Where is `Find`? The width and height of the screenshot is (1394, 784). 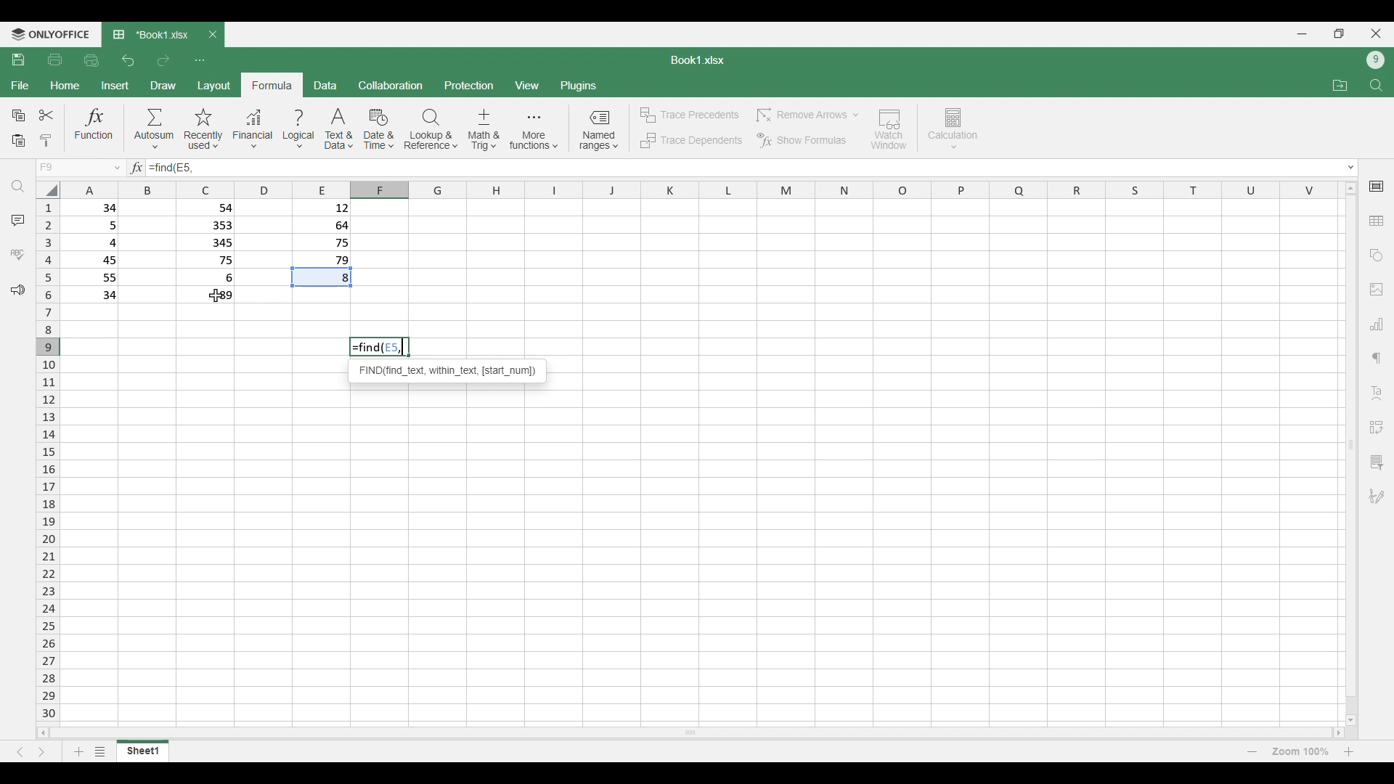 Find is located at coordinates (18, 187).